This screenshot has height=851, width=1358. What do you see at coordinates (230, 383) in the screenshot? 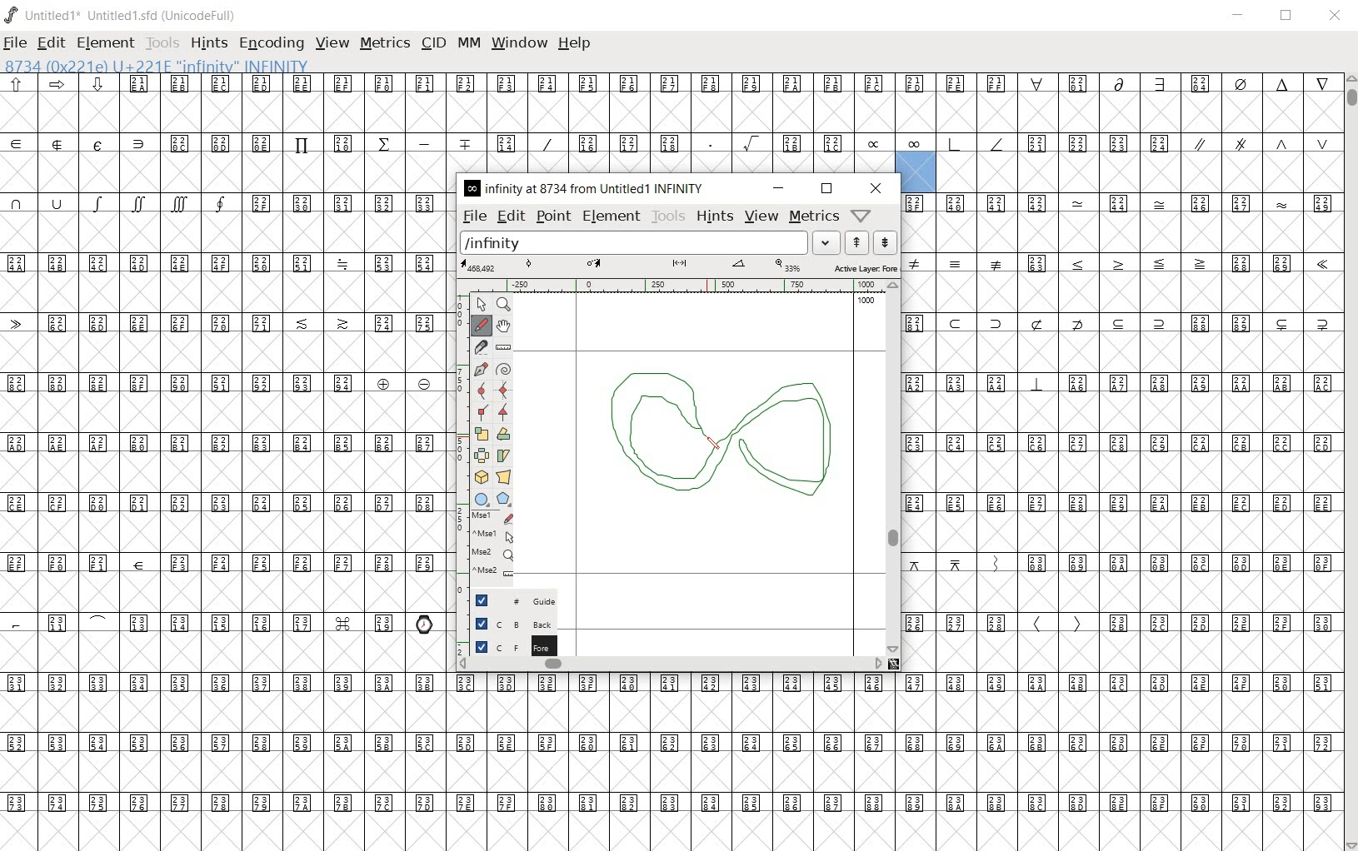
I see `Unicode code points` at bounding box center [230, 383].